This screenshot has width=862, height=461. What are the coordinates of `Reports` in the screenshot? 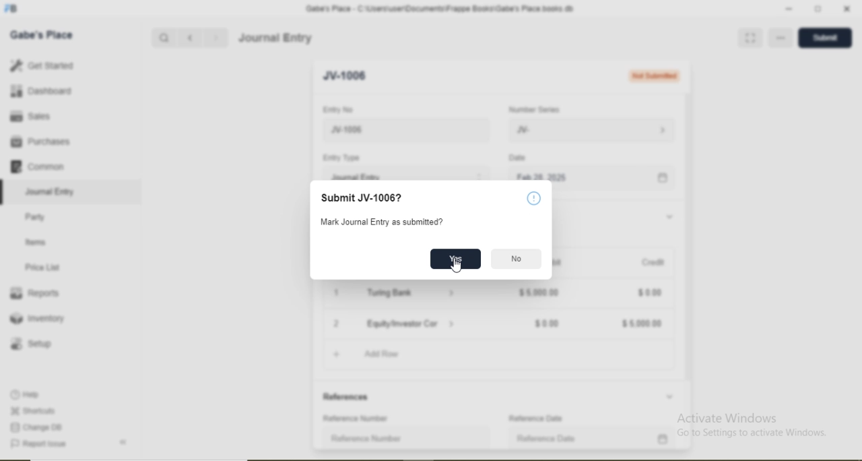 It's located at (34, 293).